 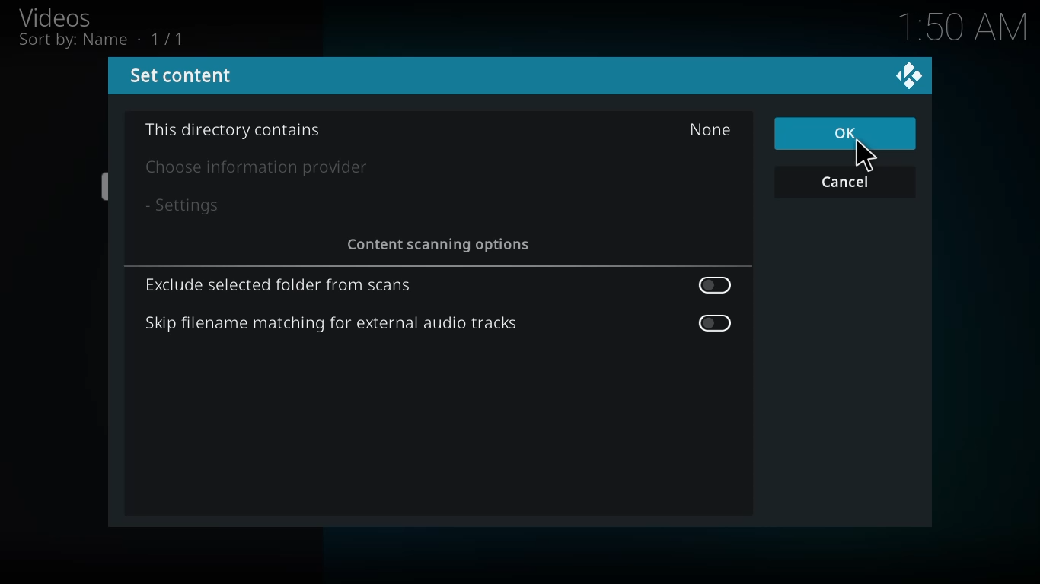 What do you see at coordinates (445, 244) in the screenshot?
I see `content scanning options` at bounding box center [445, 244].